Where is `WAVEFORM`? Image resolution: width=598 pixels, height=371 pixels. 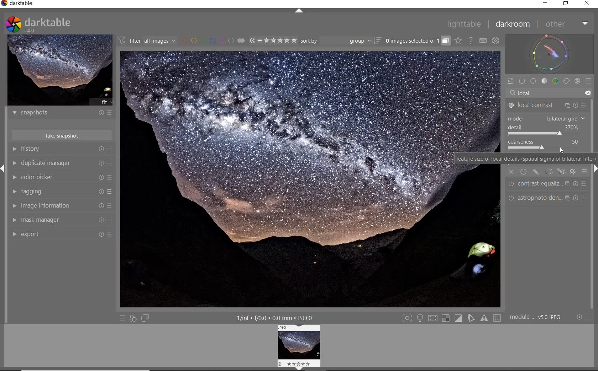
WAVEFORM is located at coordinates (550, 54).